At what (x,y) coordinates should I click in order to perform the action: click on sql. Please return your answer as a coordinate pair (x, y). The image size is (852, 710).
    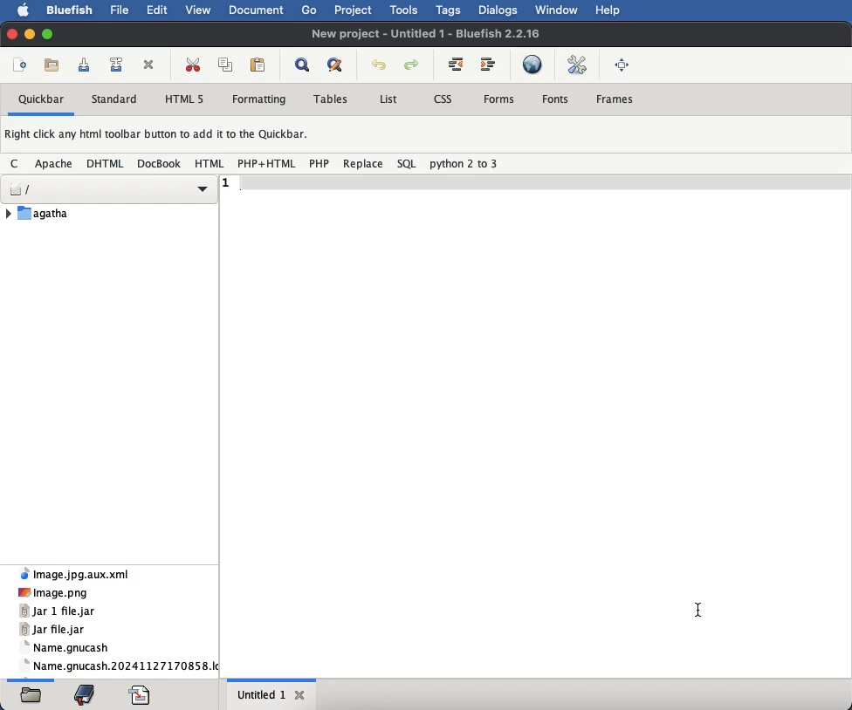
    Looking at the image, I should click on (407, 163).